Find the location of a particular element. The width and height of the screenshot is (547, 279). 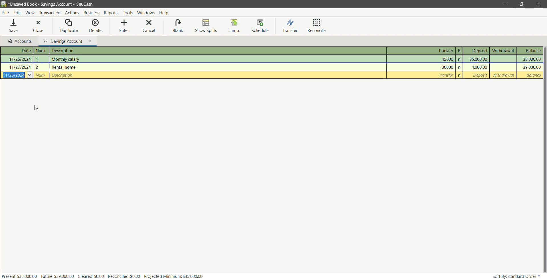

Enter is located at coordinates (125, 25).